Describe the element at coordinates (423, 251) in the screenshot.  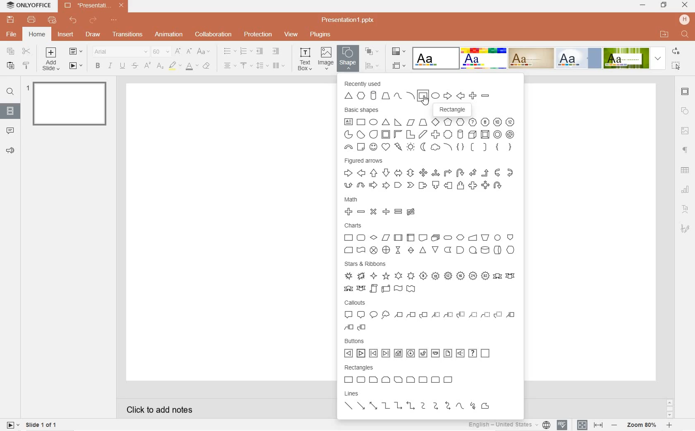
I see `Extract` at that location.